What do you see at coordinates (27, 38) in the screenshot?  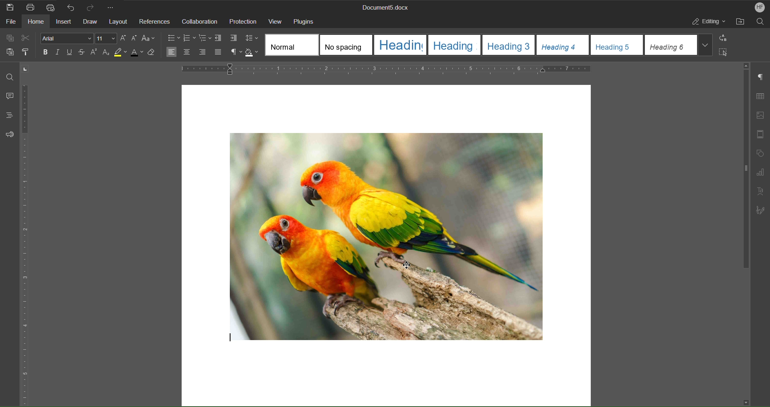 I see `Cut` at bounding box center [27, 38].